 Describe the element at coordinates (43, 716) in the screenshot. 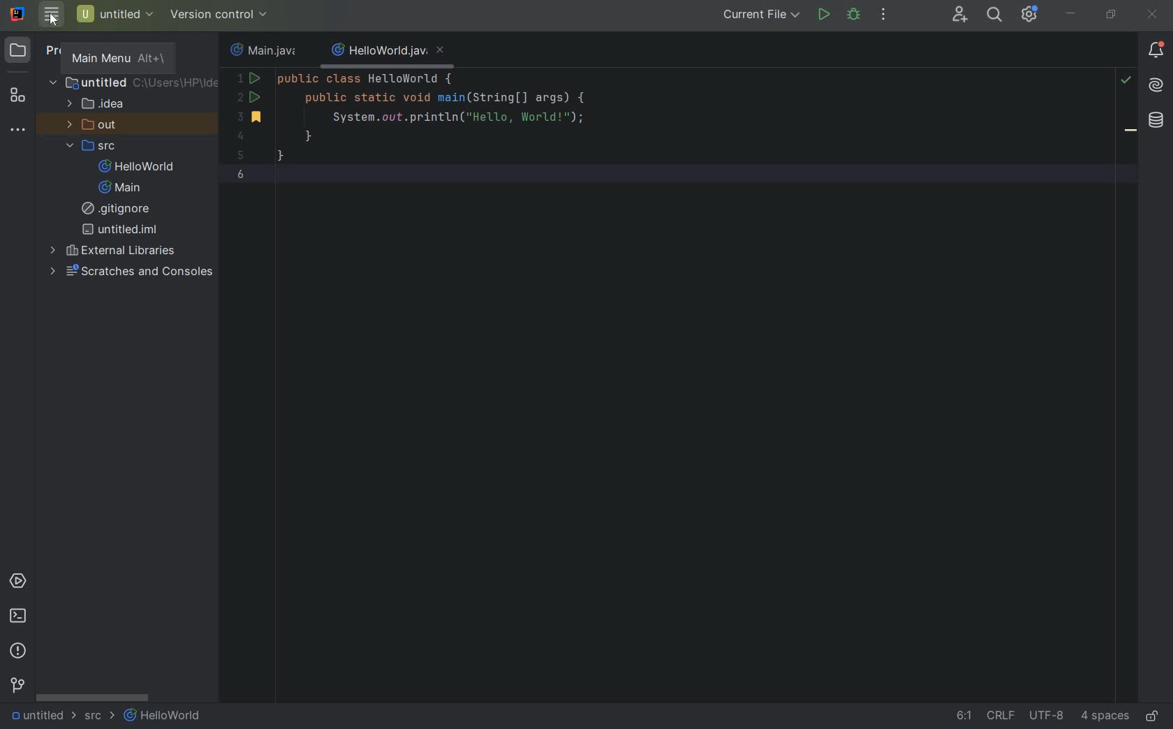

I see `UNTITLED` at that location.